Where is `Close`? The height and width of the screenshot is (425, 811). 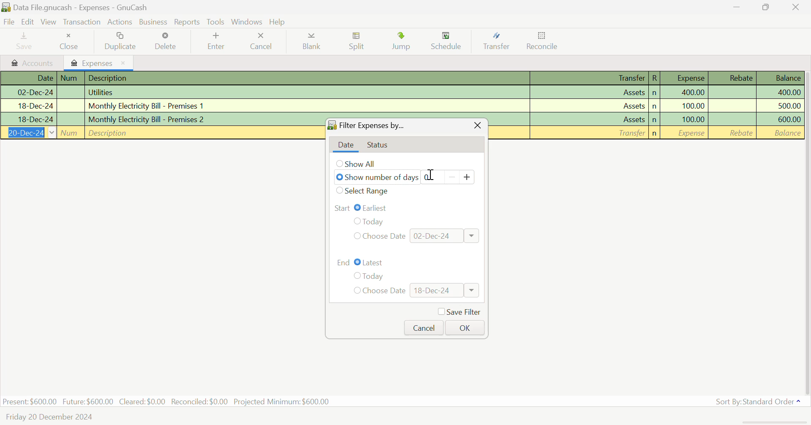 Close is located at coordinates (477, 126).